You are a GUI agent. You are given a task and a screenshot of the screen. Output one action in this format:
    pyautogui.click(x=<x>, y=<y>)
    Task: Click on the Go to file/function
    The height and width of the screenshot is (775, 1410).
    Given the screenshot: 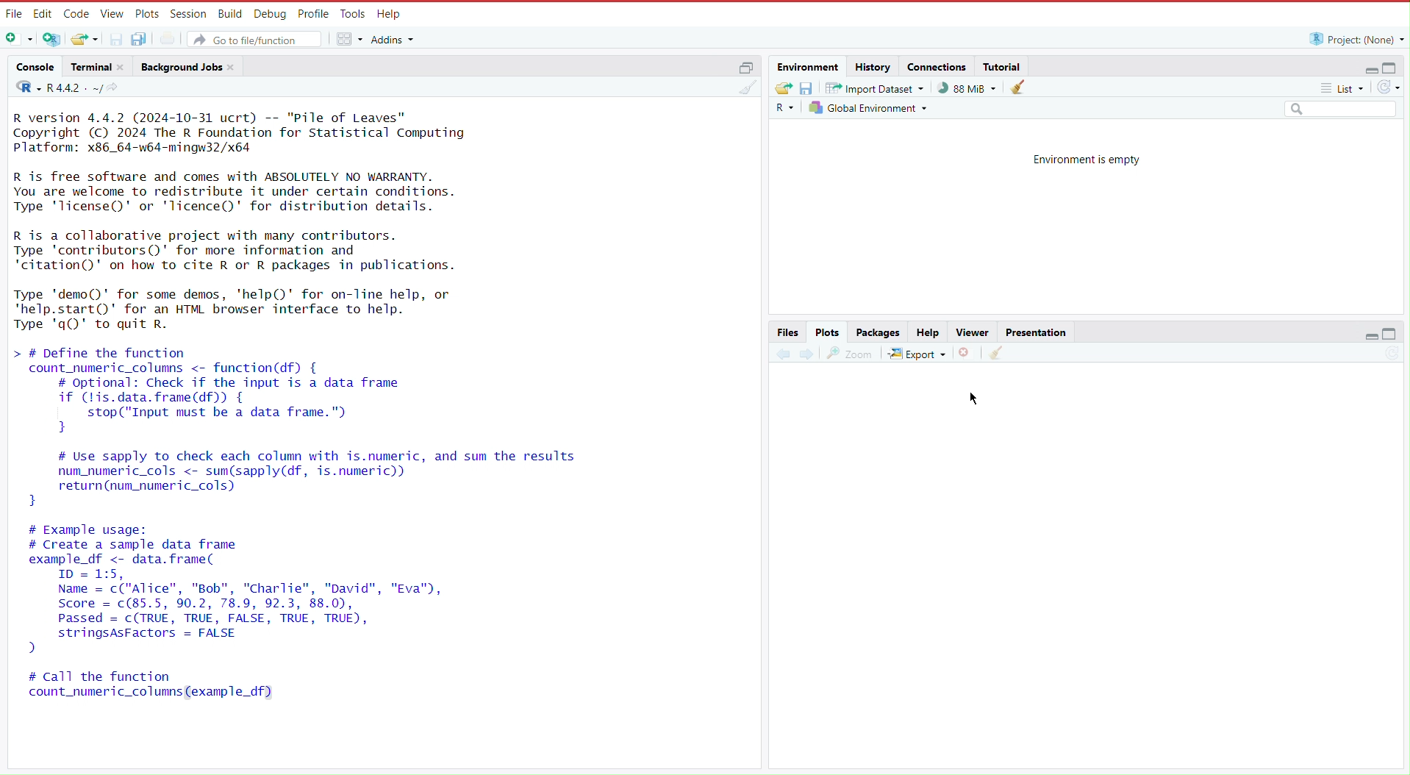 What is the action you would take?
    pyautogui.click(x=256, y=37)
    